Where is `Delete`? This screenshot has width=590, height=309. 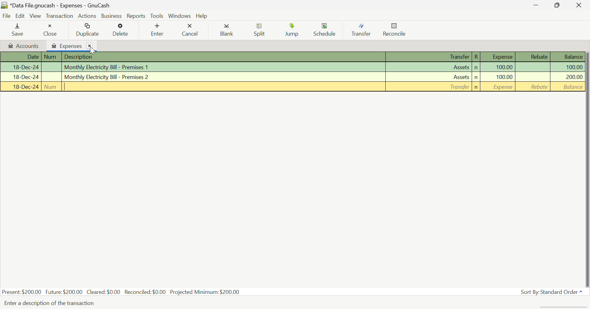 Delete is located at coordinates (120, 30).